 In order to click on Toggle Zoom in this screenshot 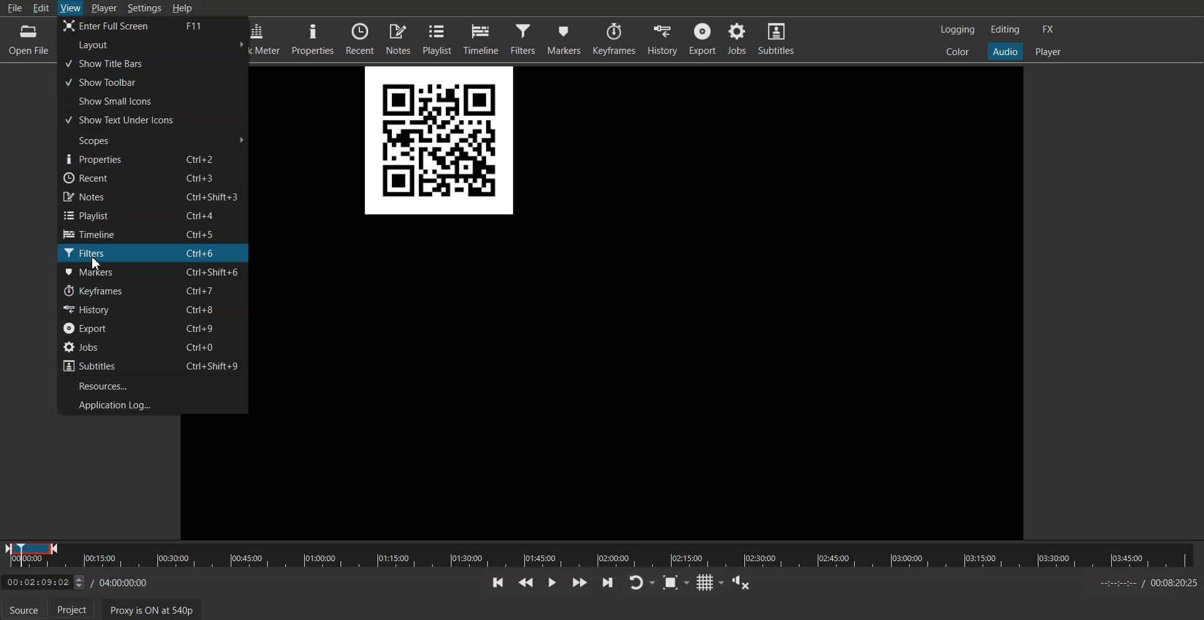, I will do `click(676, 583)`.